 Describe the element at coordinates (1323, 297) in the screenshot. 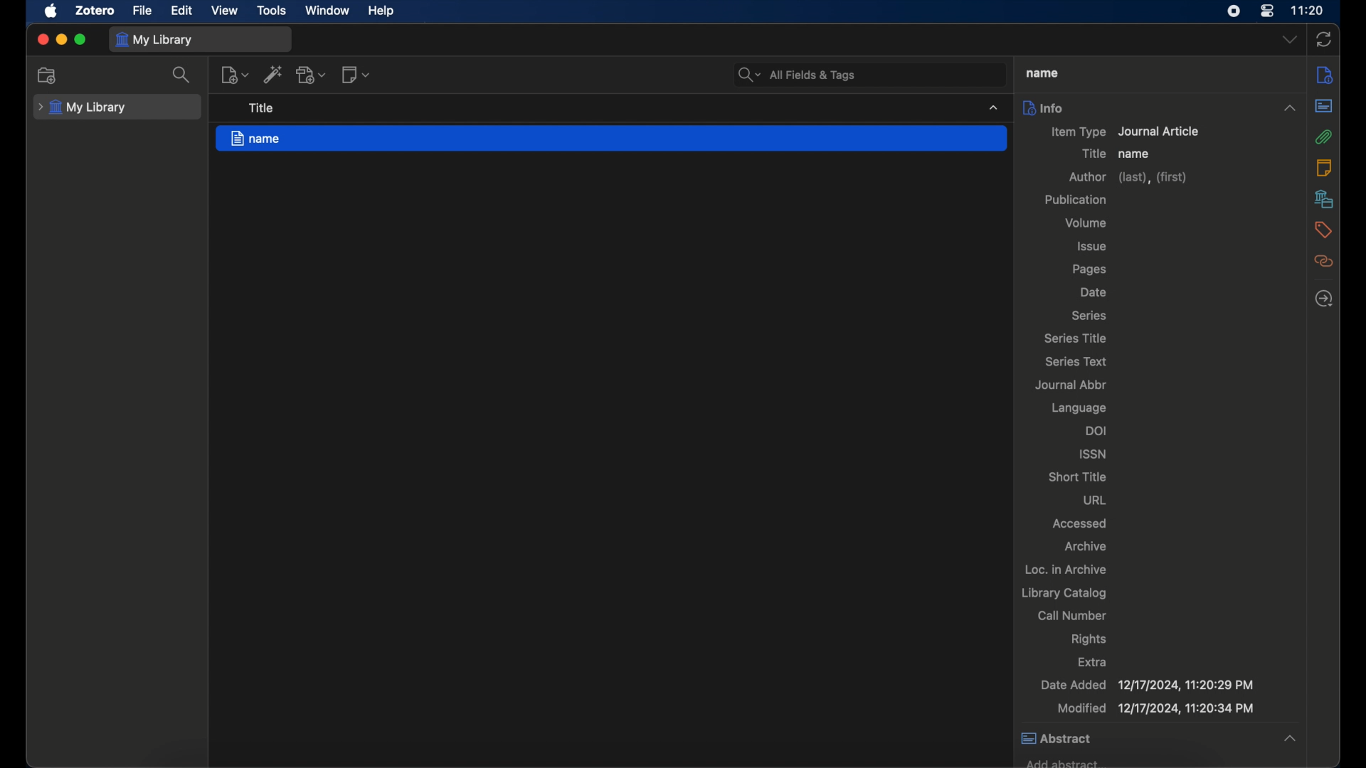

I see `locate` at that location.